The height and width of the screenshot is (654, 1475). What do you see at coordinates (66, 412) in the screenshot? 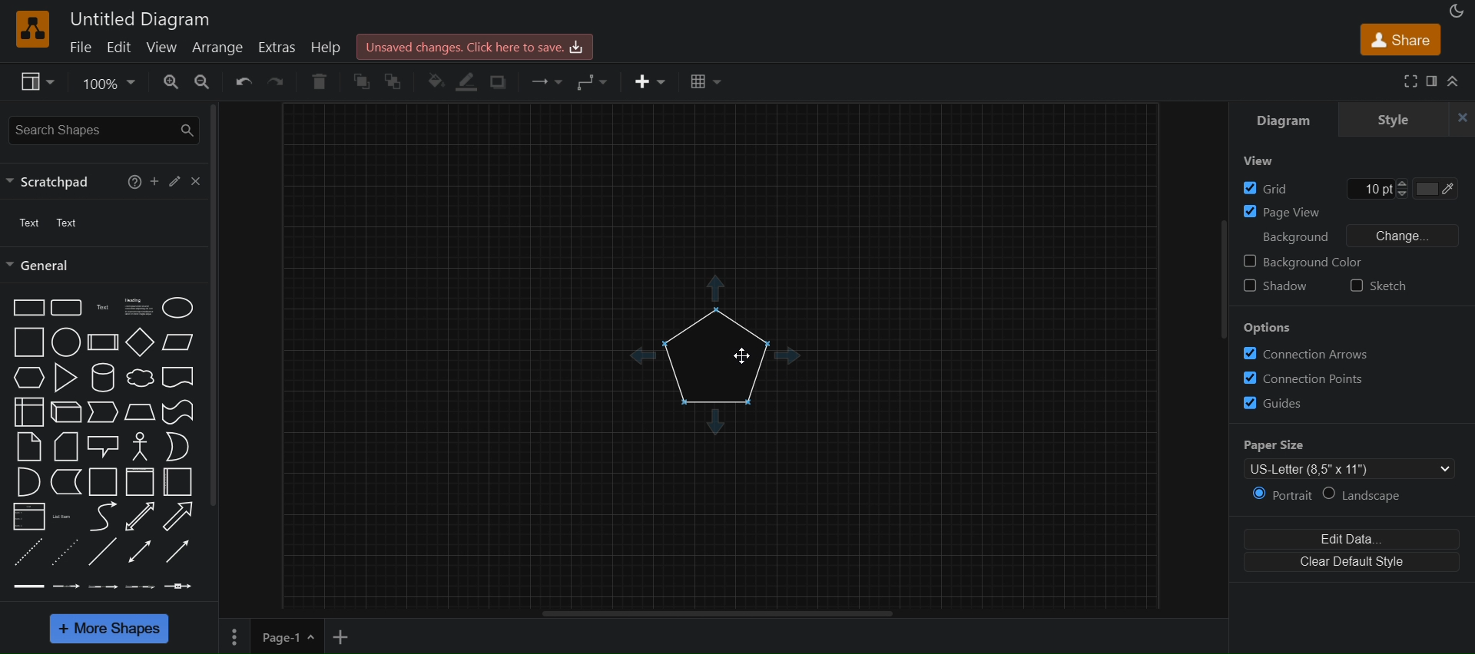
I see `Cube` at bounding box center [66, 412].